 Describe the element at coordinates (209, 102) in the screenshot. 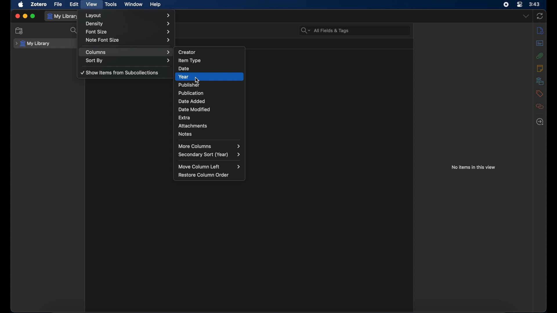

I see `date added` at that location.